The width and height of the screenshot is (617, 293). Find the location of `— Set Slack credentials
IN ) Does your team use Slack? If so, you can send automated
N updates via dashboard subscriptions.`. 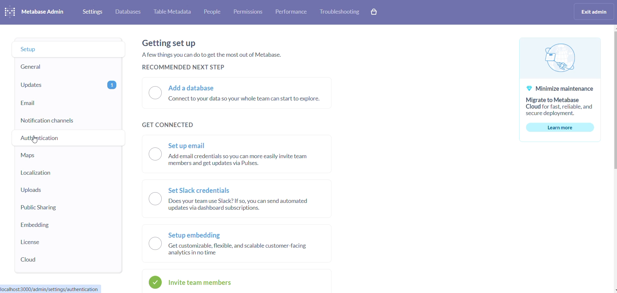

— Set Slack credentials
IN ) Does your team use Slack? If so, you can send automated
N updates via dashboard subscriptions. is located at coordinates (232, 197).